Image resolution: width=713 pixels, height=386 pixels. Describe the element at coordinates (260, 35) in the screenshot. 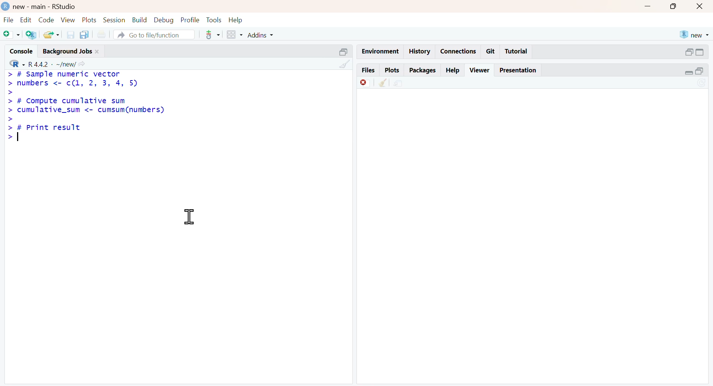

I see `addins` at that location.